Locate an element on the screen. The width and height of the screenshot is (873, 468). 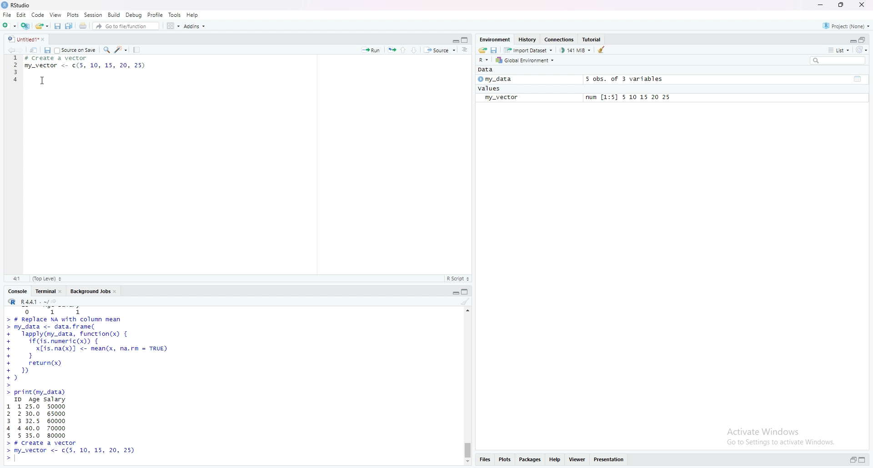
new file is located at coordinates (9, 26).